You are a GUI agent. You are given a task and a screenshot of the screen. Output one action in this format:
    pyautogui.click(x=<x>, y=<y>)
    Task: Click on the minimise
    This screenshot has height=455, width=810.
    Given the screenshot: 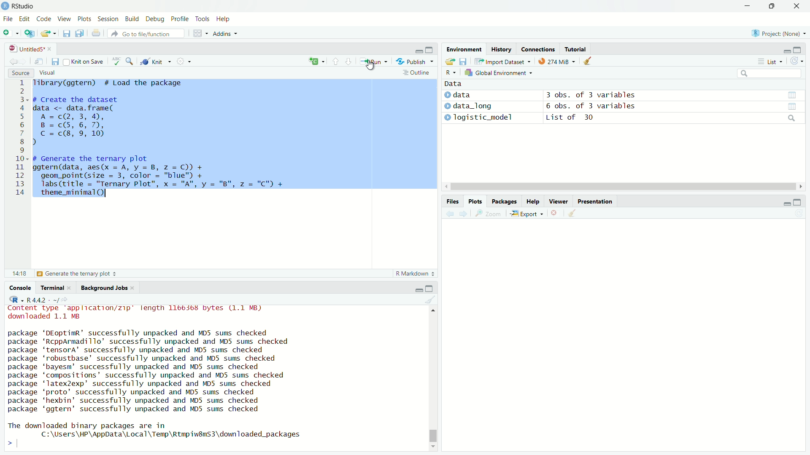 What is the action you would take?
    pyautogui.click(x=747, y=6)
    